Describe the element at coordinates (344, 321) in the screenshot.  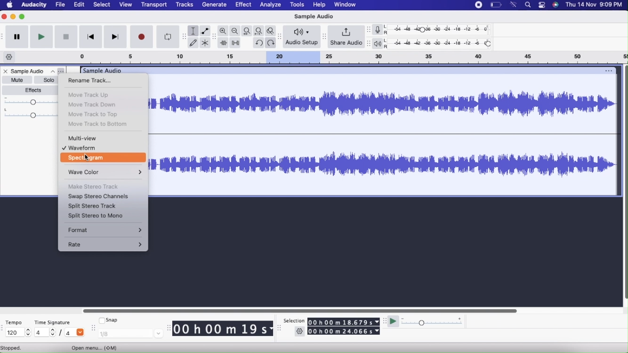
I see `00 h 00 m 18.679 s` at that location.